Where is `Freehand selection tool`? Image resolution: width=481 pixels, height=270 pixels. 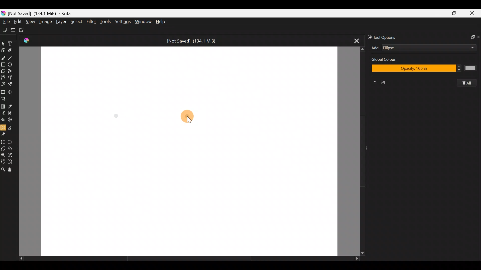 Freehand selection tool is located at coordinates (12, 148).